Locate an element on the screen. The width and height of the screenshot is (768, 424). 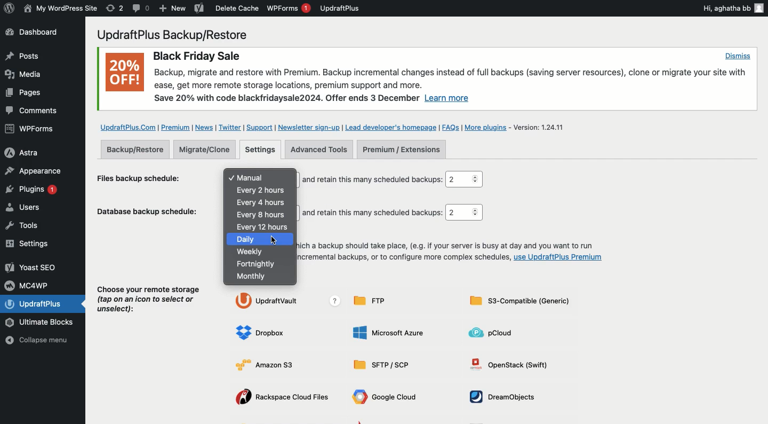
Dismiss is located at coordinates (737, 56).